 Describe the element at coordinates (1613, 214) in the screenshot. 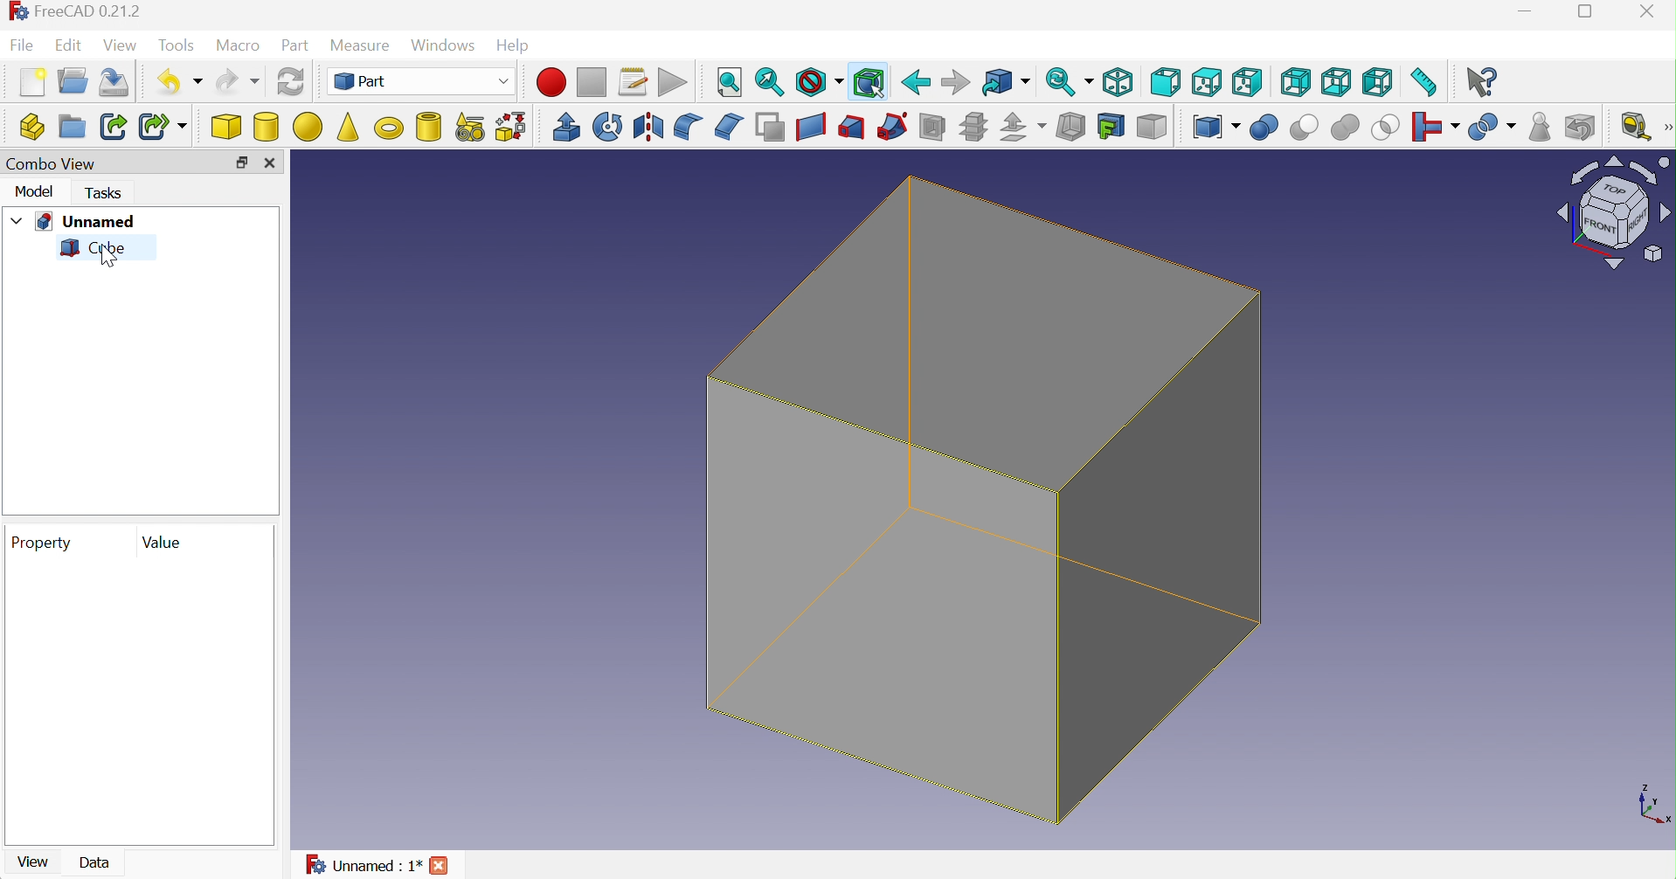

I see `Viewing angle` at that location.